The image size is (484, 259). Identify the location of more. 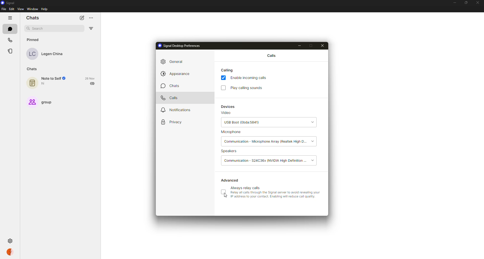
(92, 18).